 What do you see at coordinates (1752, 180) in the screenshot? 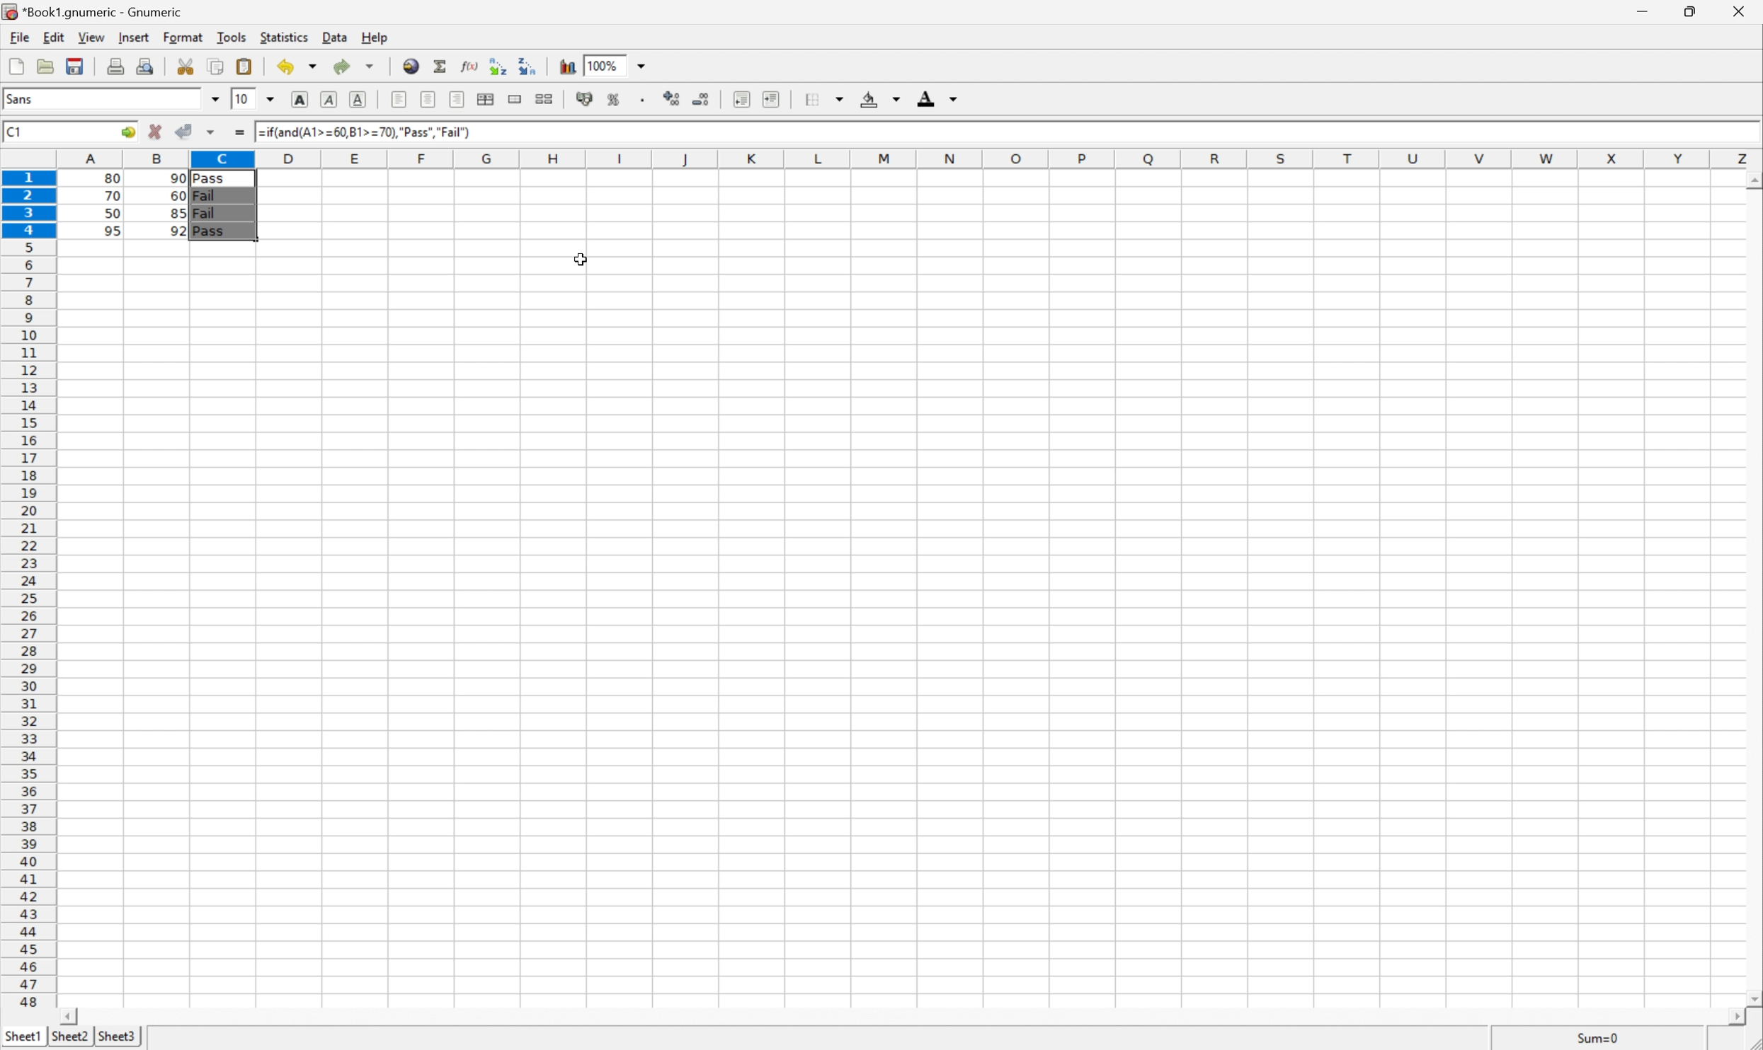
I see `Scroll Up` at bounding box center [1752, 180].